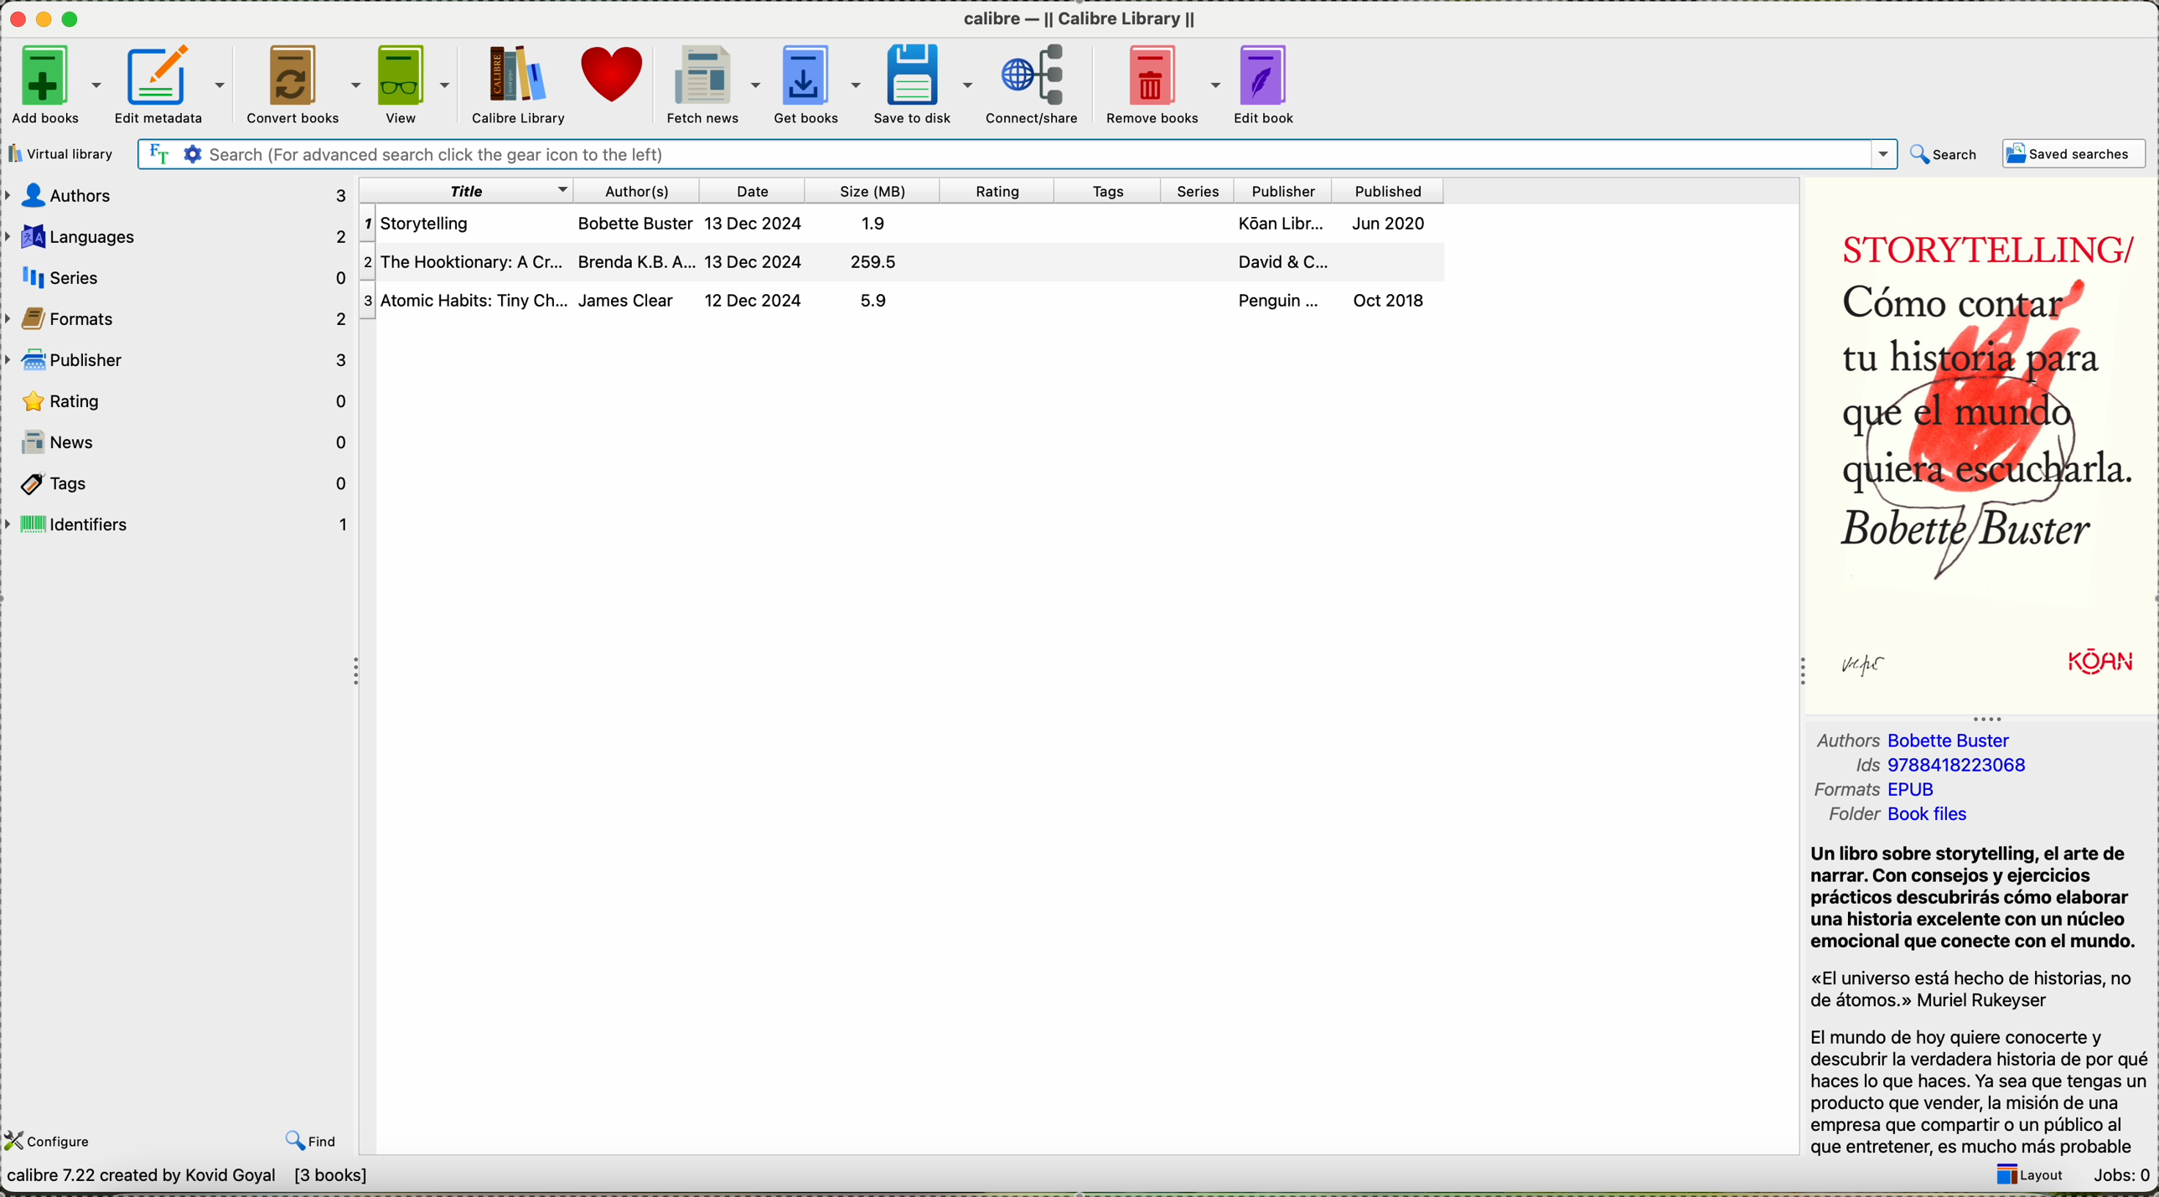 The image size is (2159, 1197). I want to click on view, so click(416, 81).